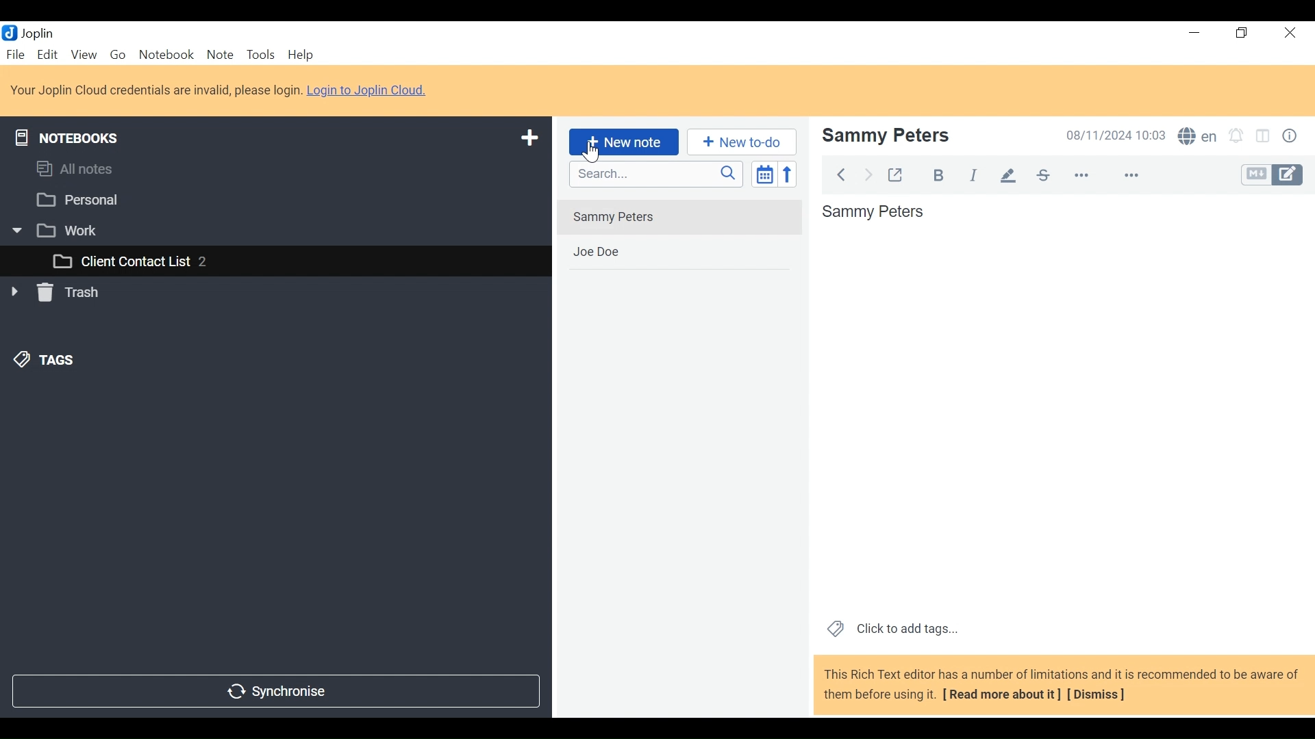 This screenshot has height=739, width=1315. Describe the element at coordinates (299, 55) in the screenshot. I see `Help` at that location.